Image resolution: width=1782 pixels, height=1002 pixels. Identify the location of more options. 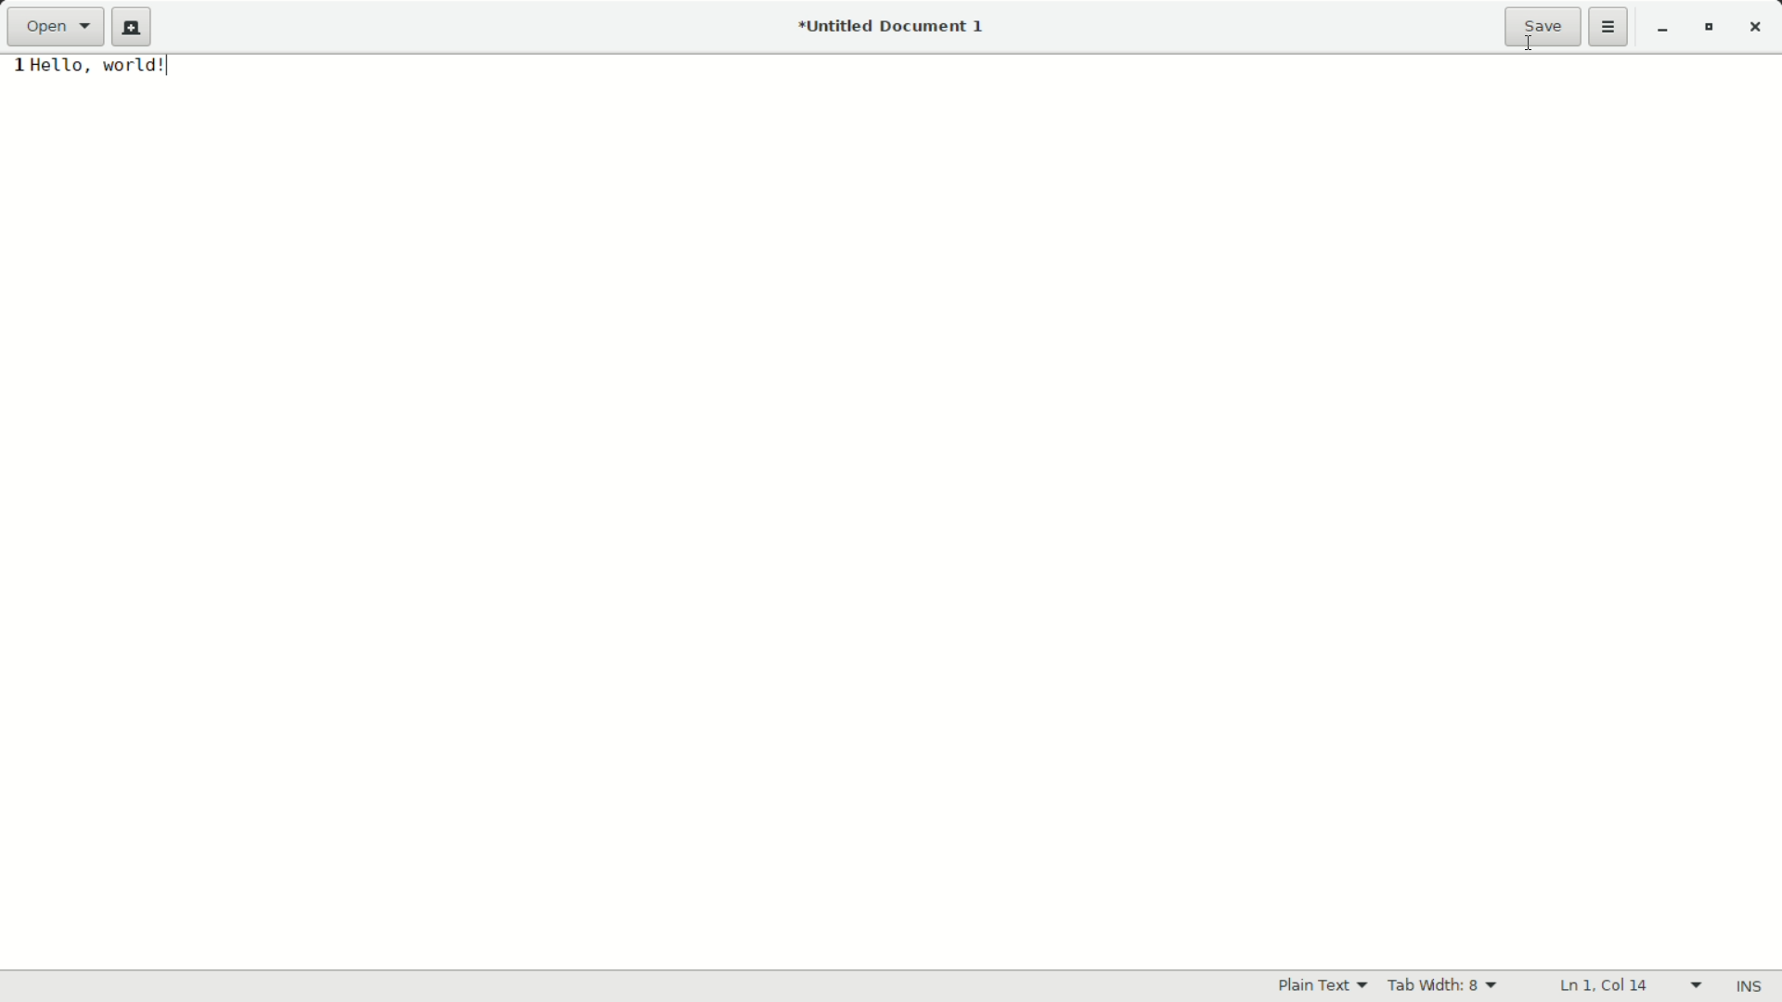
(1608, 27).